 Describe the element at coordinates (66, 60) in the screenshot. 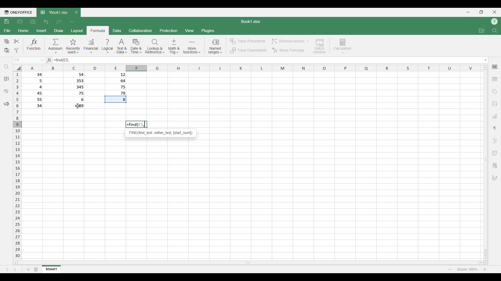

I see `Selected cell number added` at that location.